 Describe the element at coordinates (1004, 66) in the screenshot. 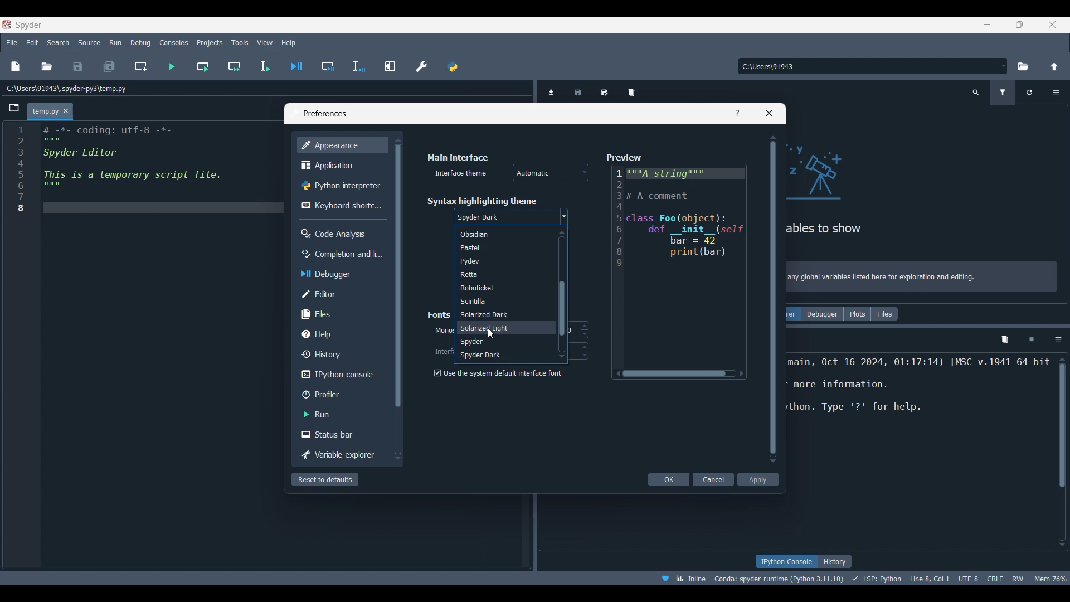

I see `Folder location options ` at that location.